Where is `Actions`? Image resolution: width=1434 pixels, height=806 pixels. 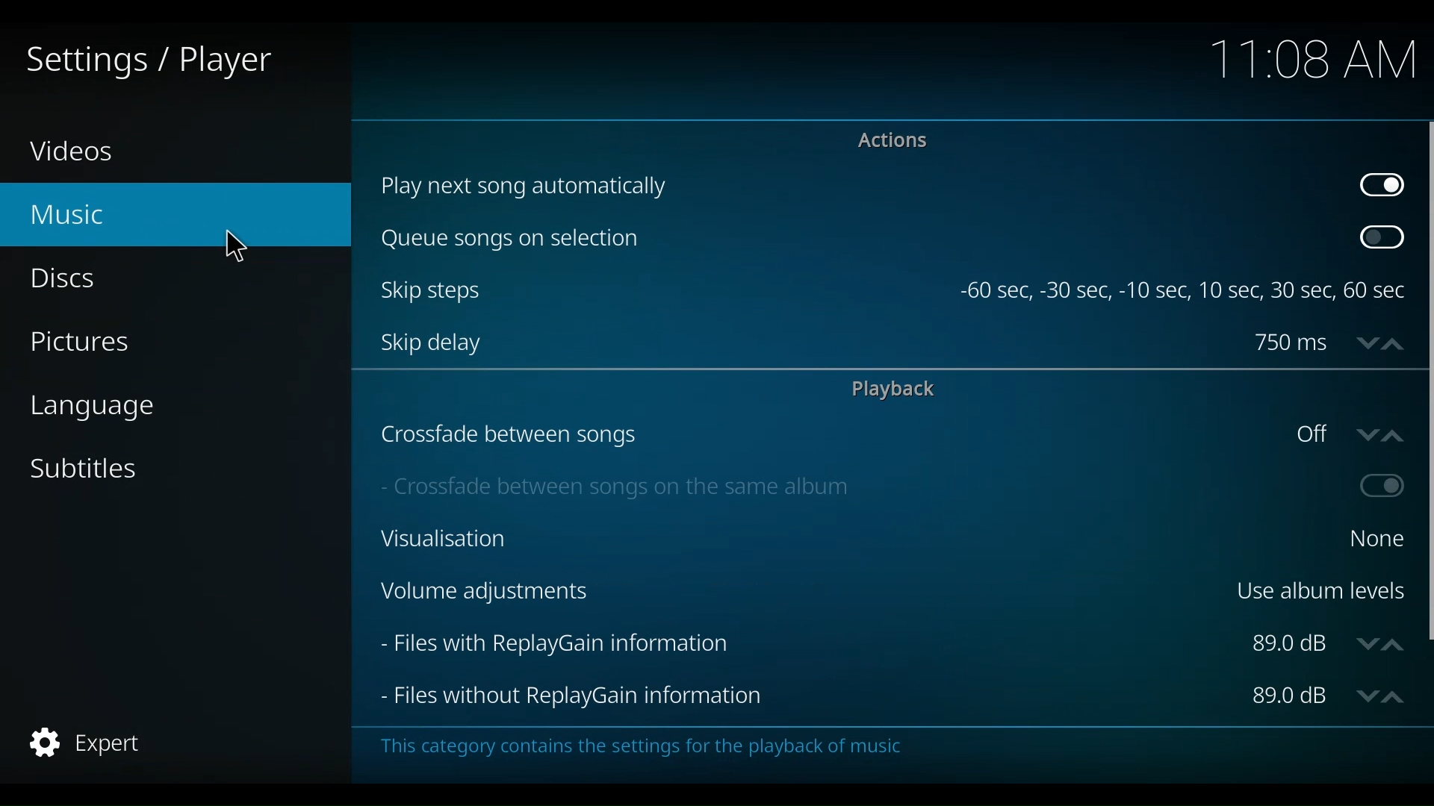 Actions is located at coordinates (889, 141).